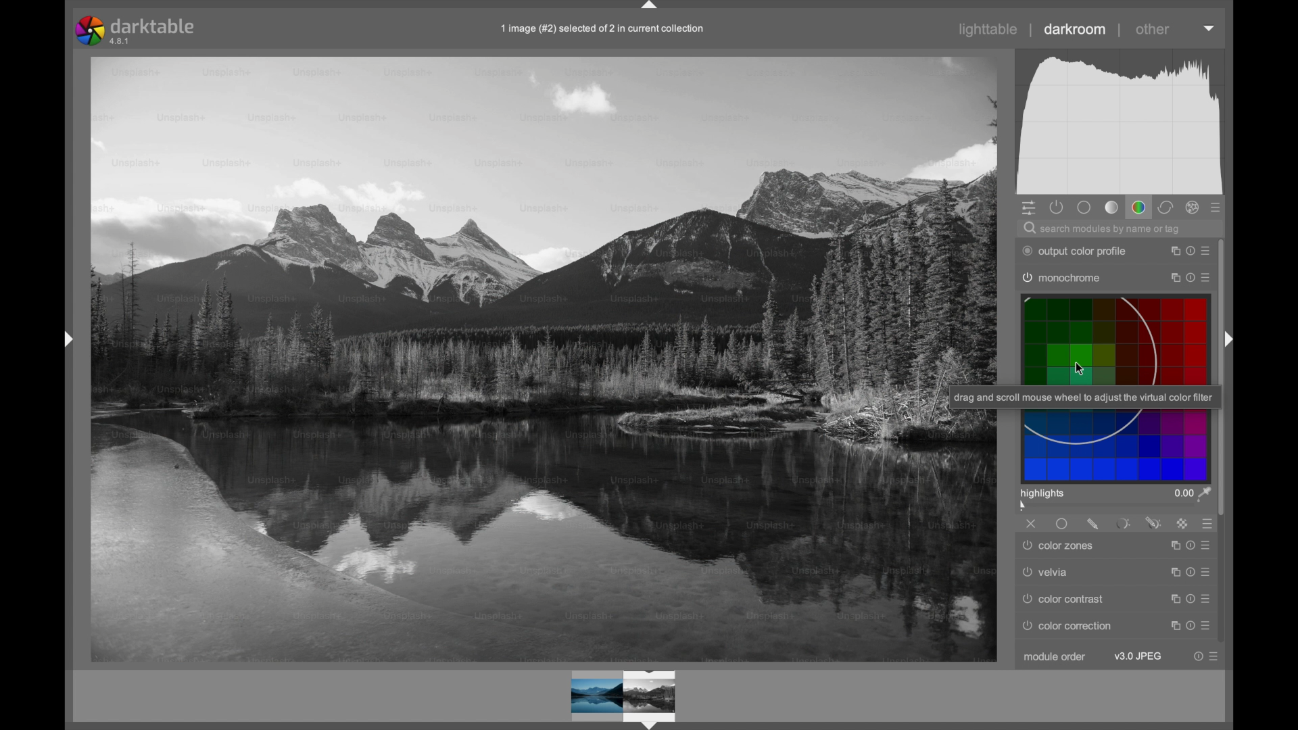 The width and height of the screenshot is (1298, 730). I want to click on instance, so click(1172, 250).